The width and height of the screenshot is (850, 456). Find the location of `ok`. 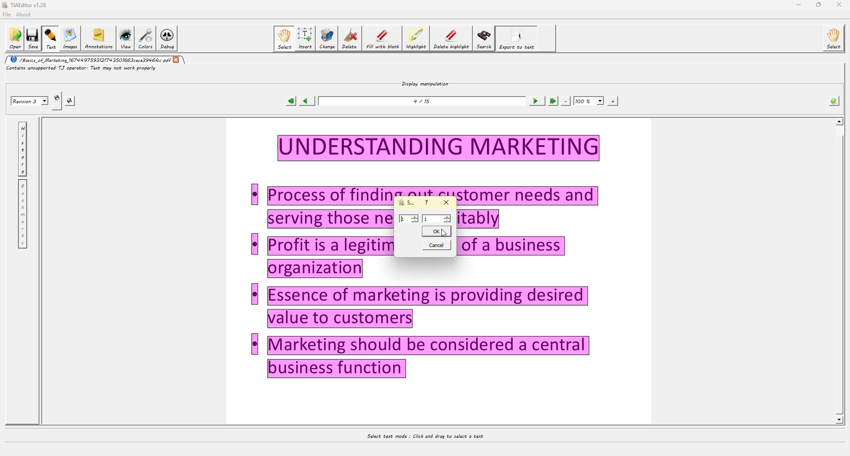

ok is located at coordinates (438, 232).